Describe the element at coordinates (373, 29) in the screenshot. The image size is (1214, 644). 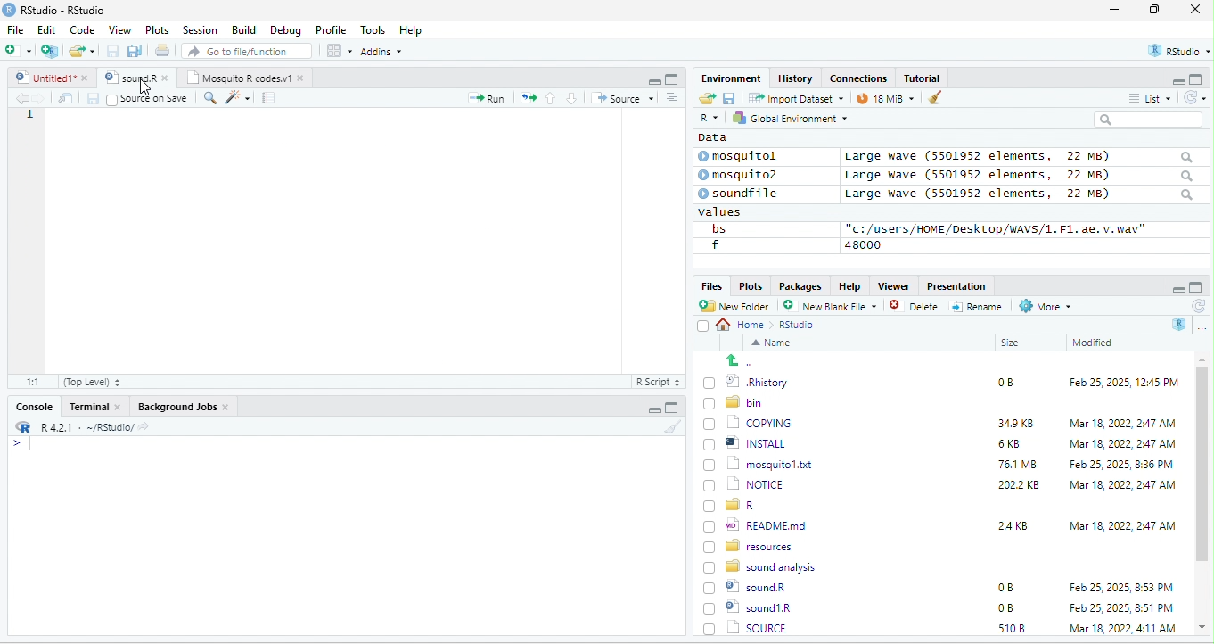
I see `Tools` at that location.